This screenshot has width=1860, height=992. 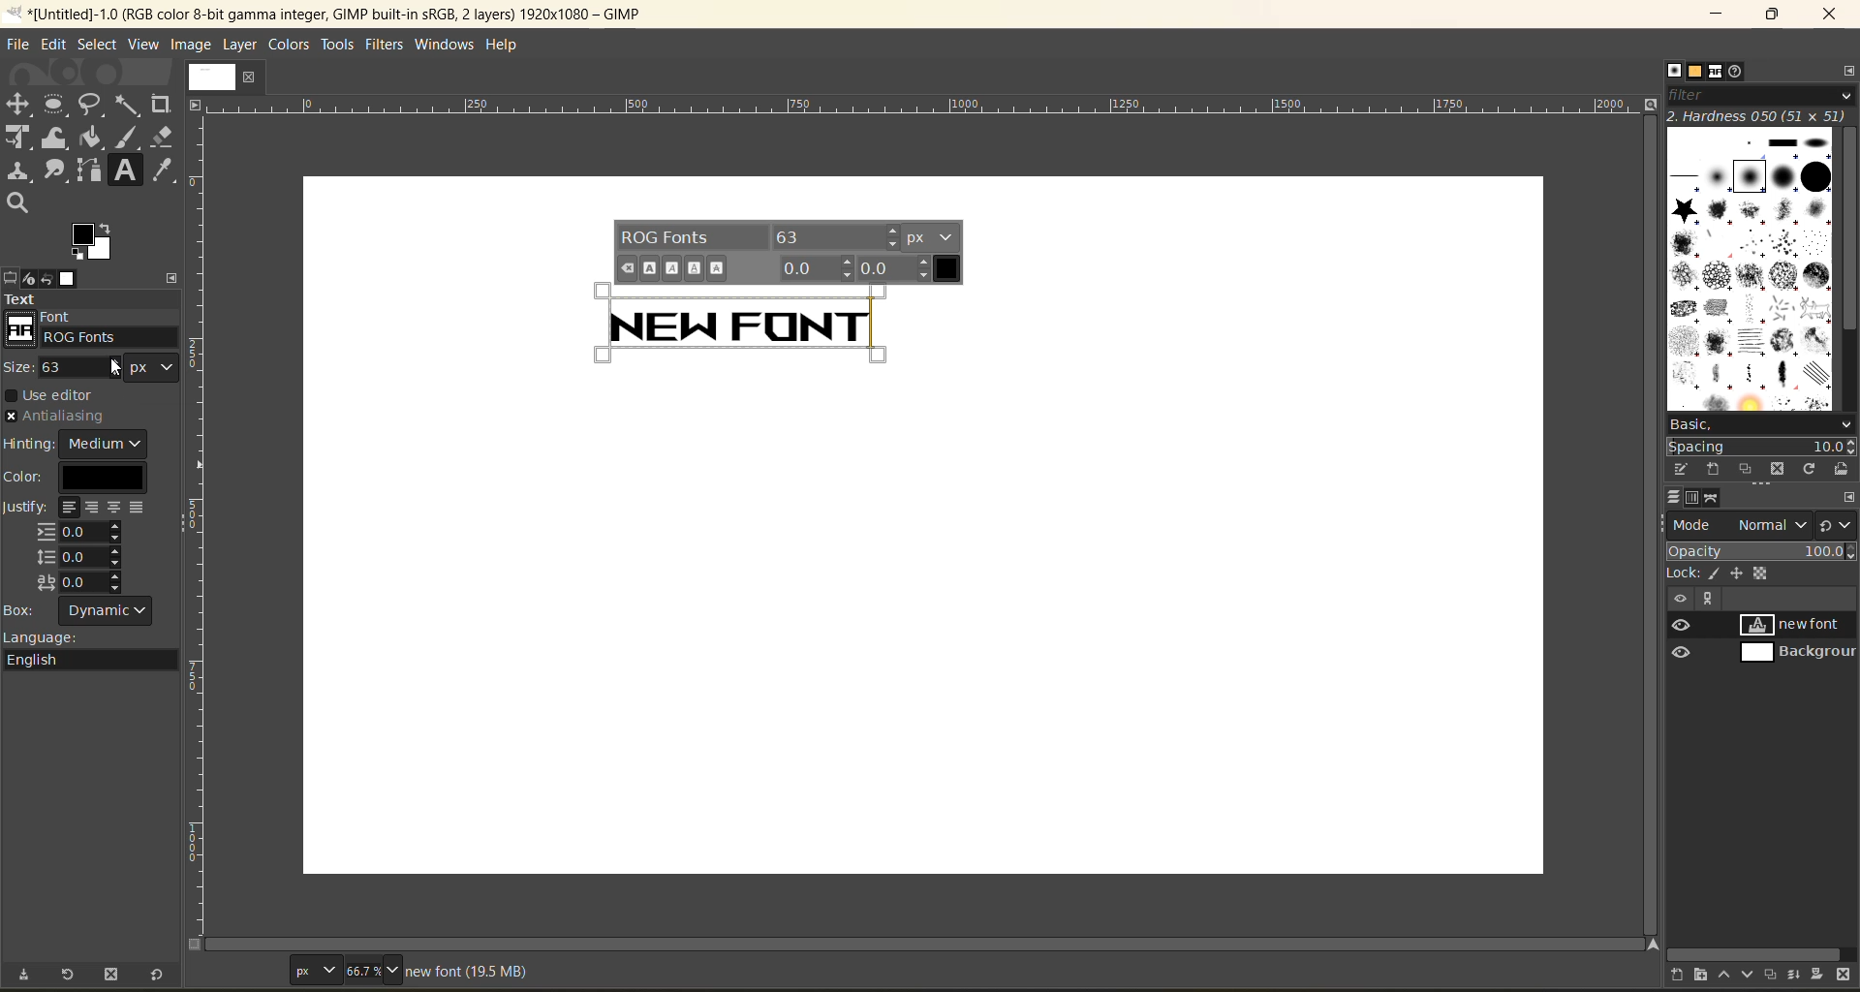 What do you see at coordinates (32, 278) in the screenshot?
I see `device status` at bounding box center [32, 278].